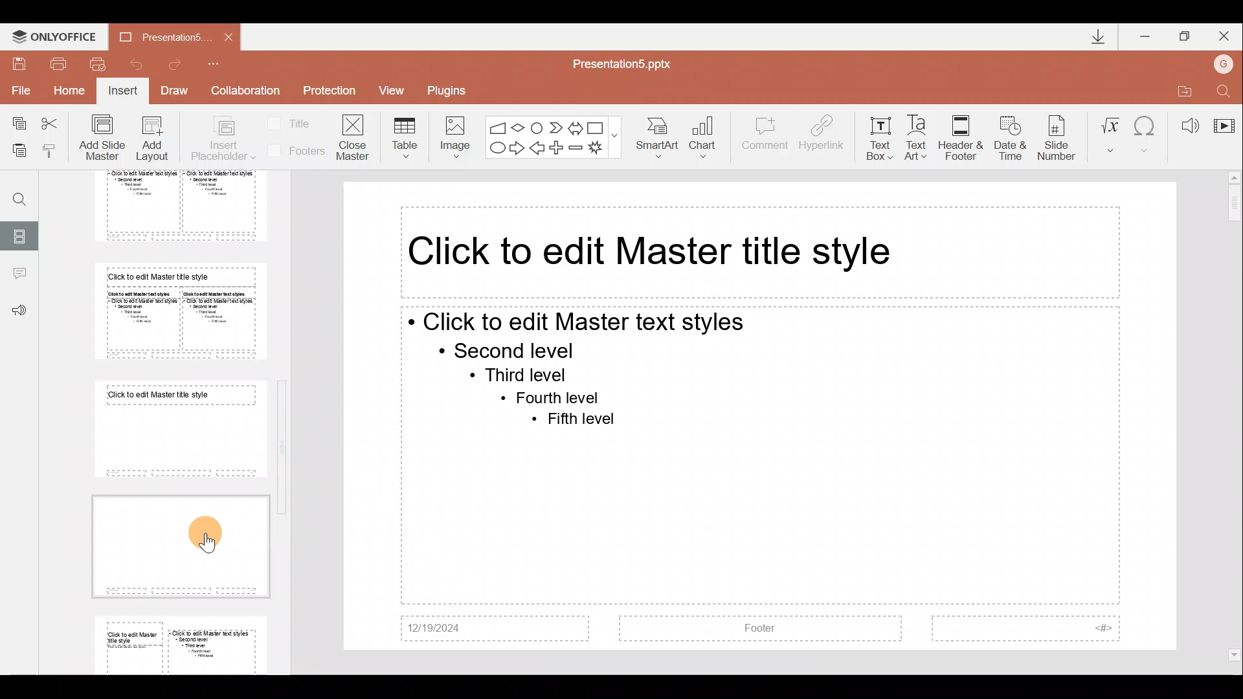 The height and width of the screenshot is (699, 1243). I want to click on Scroll bar, so click(1235, 417).